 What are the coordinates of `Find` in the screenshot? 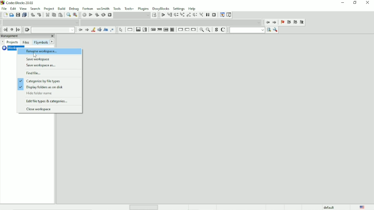 It's located at (68, 15).